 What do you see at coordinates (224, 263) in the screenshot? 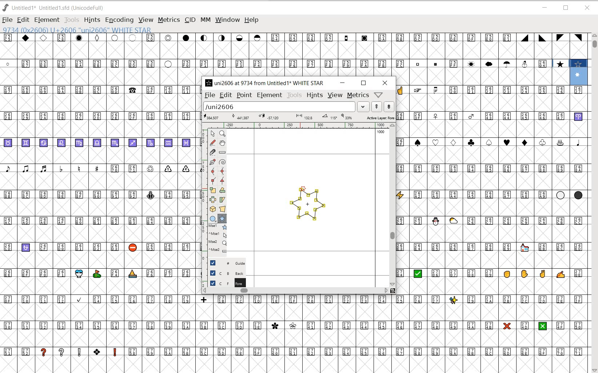
I see `GUIDE` at bounding box center [224, 263].